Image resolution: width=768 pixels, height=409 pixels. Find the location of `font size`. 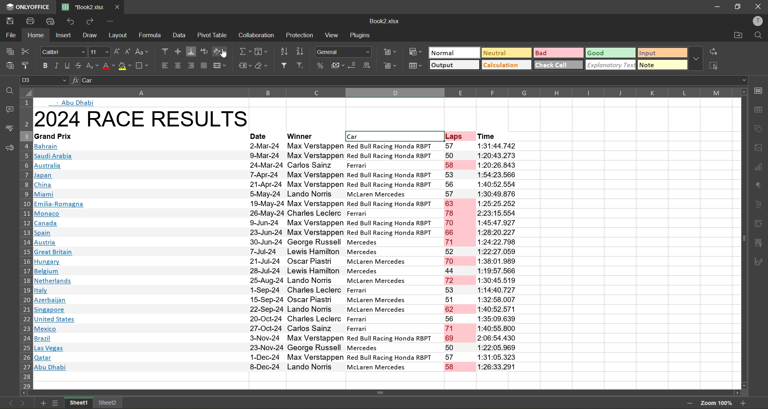

font size is located at coordinates (101, 52).